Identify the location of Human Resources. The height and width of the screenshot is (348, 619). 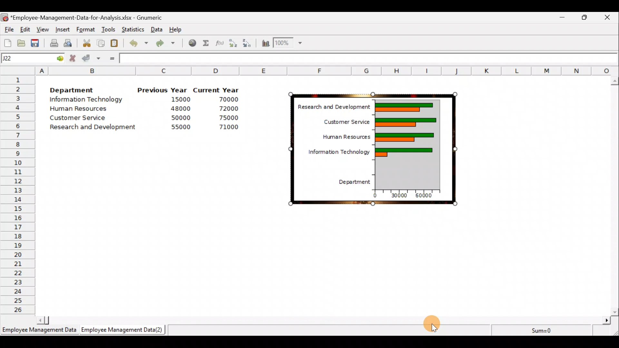
(83, 109).